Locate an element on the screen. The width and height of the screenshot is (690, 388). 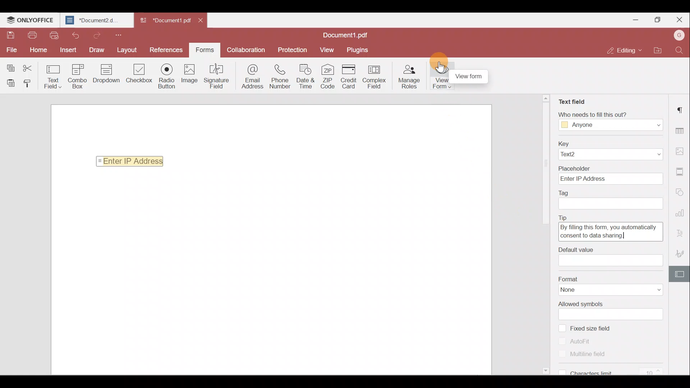
Maximize is located at coordinates (657, 18).